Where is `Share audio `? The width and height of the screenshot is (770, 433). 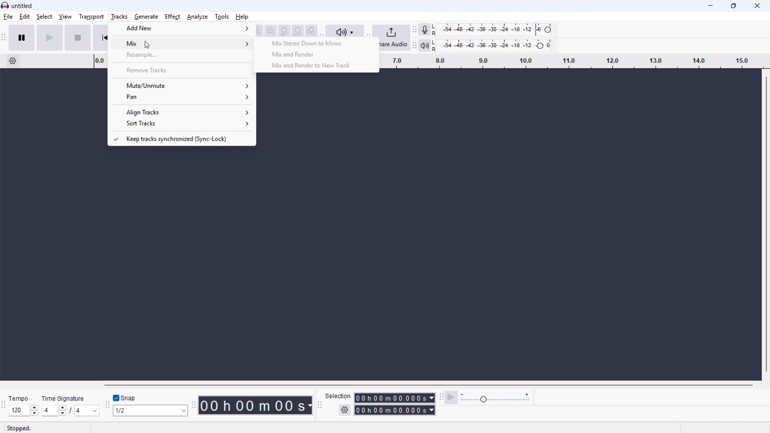
Share audio  is located at coordinates (394, 38).